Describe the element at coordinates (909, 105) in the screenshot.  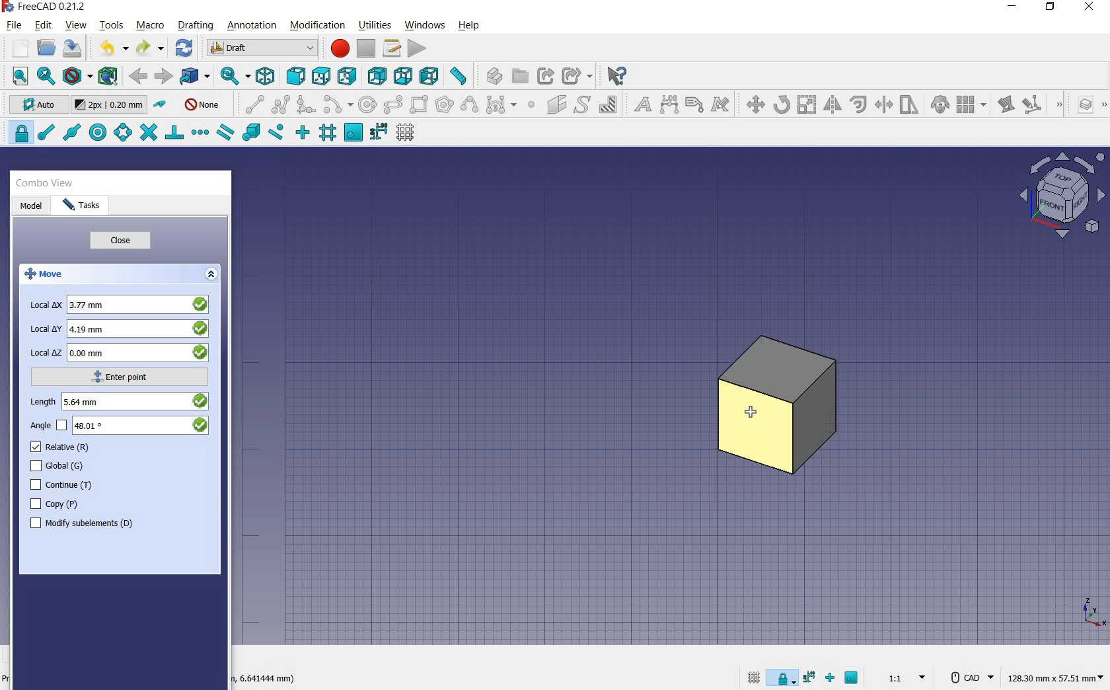
I see `stretch` at that location.